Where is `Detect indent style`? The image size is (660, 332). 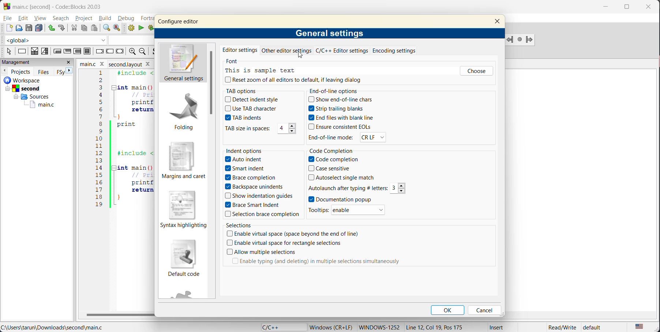 Detect indent style is located at coordinates (251, 100).